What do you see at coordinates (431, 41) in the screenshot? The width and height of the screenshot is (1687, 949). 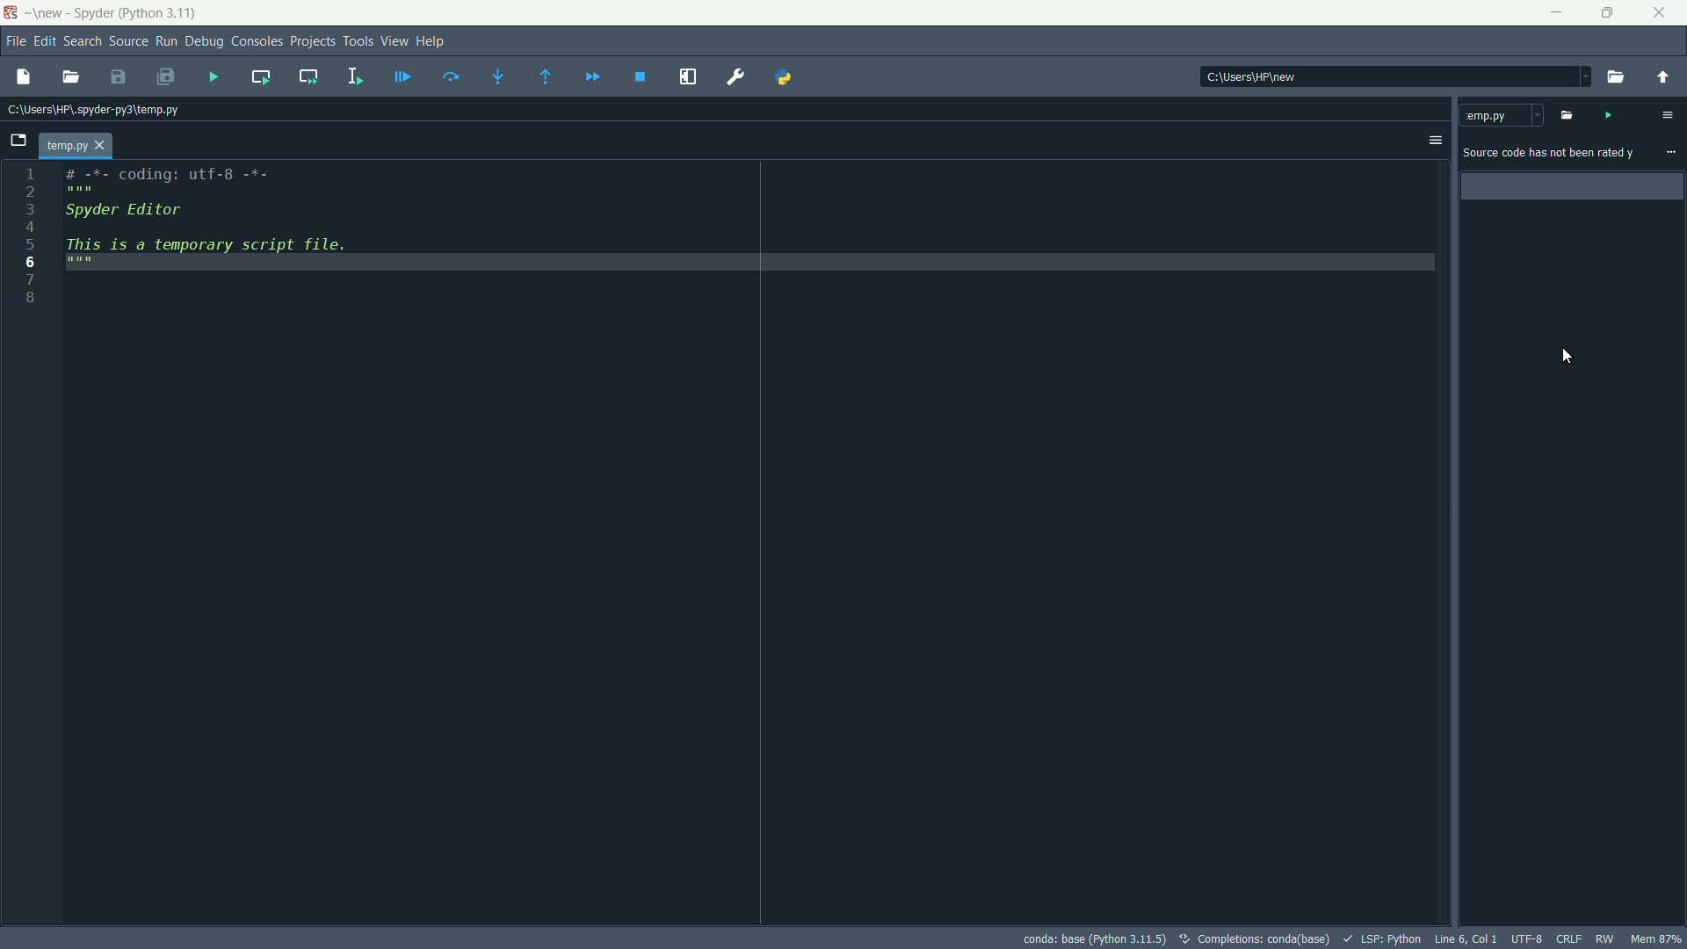 I see `help menu` at bounding box center [431, 41].